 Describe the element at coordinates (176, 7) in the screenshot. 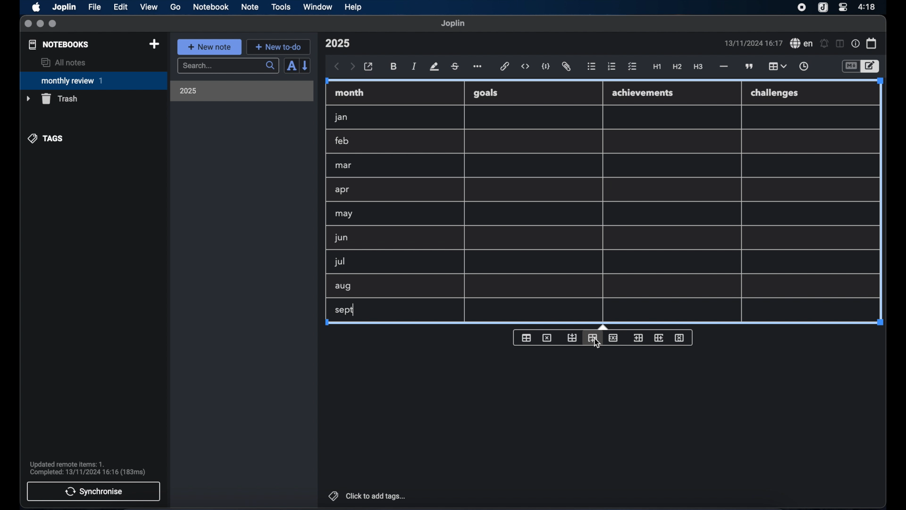

I see `go` at that location.